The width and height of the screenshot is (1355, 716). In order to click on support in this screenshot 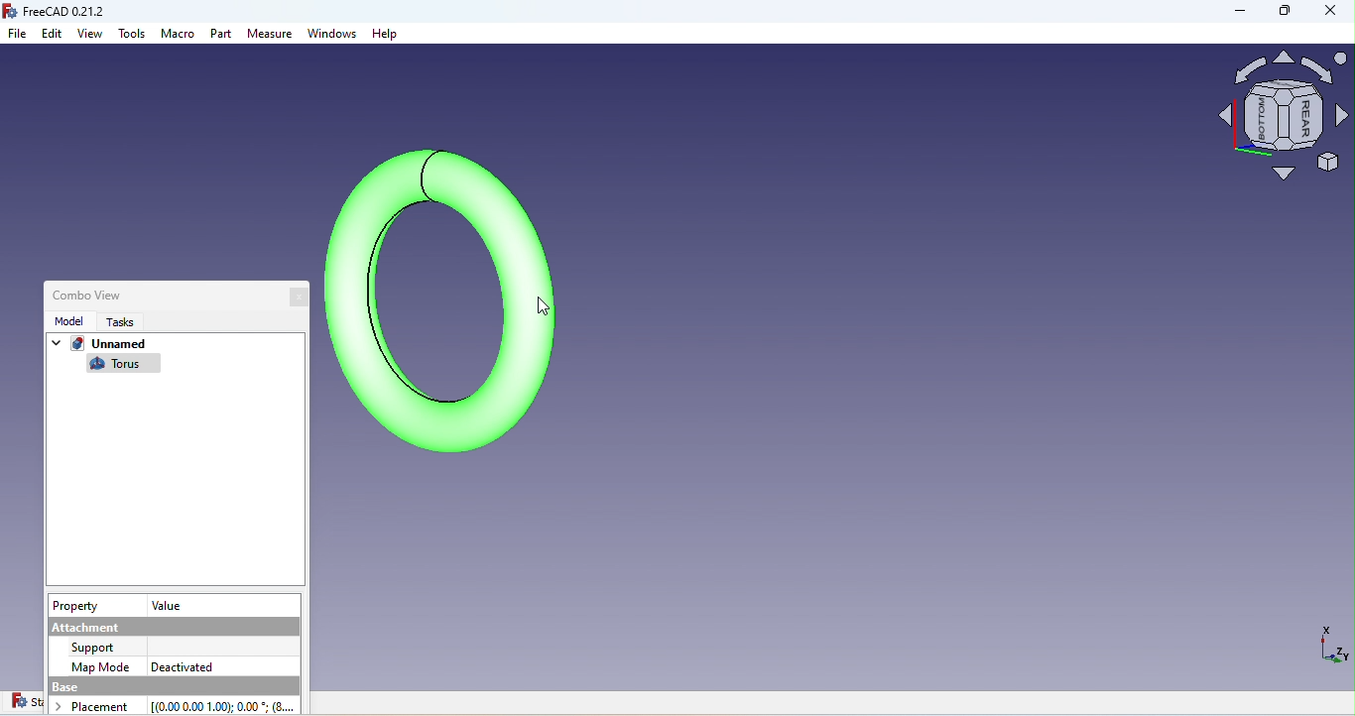, I will do `click(97, 647)`.